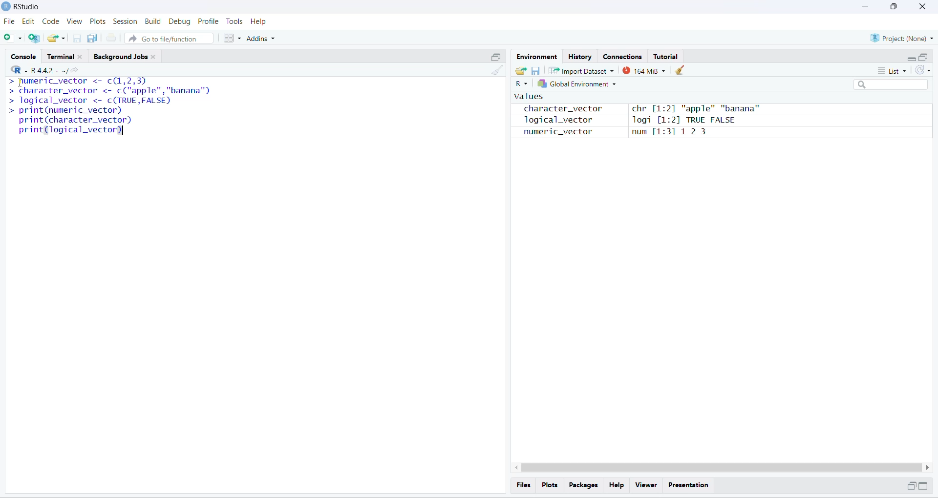 This screenshot has width=938, height=498. I want to click on Tools, so click(234, 21).